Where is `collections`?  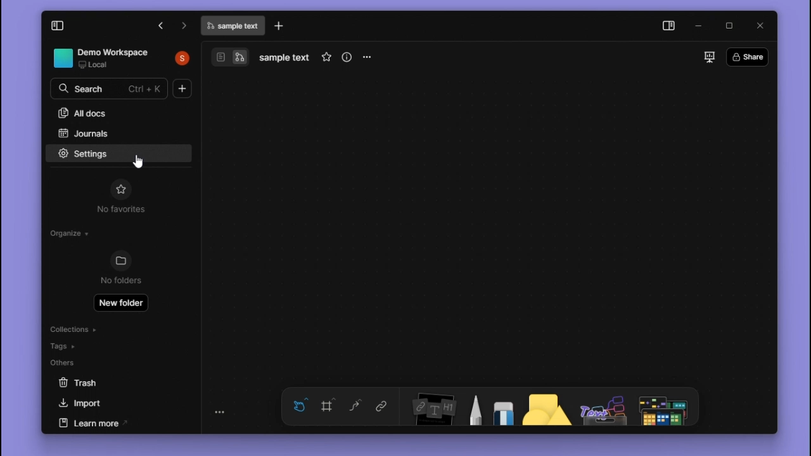 collections is located at coordinates (73, 328).